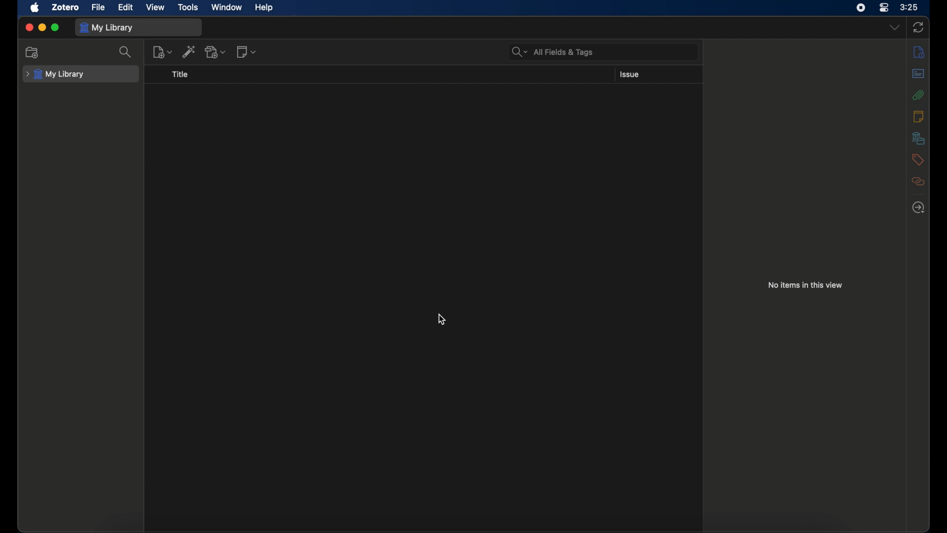  I want to click on zotero, so click(65, 7).